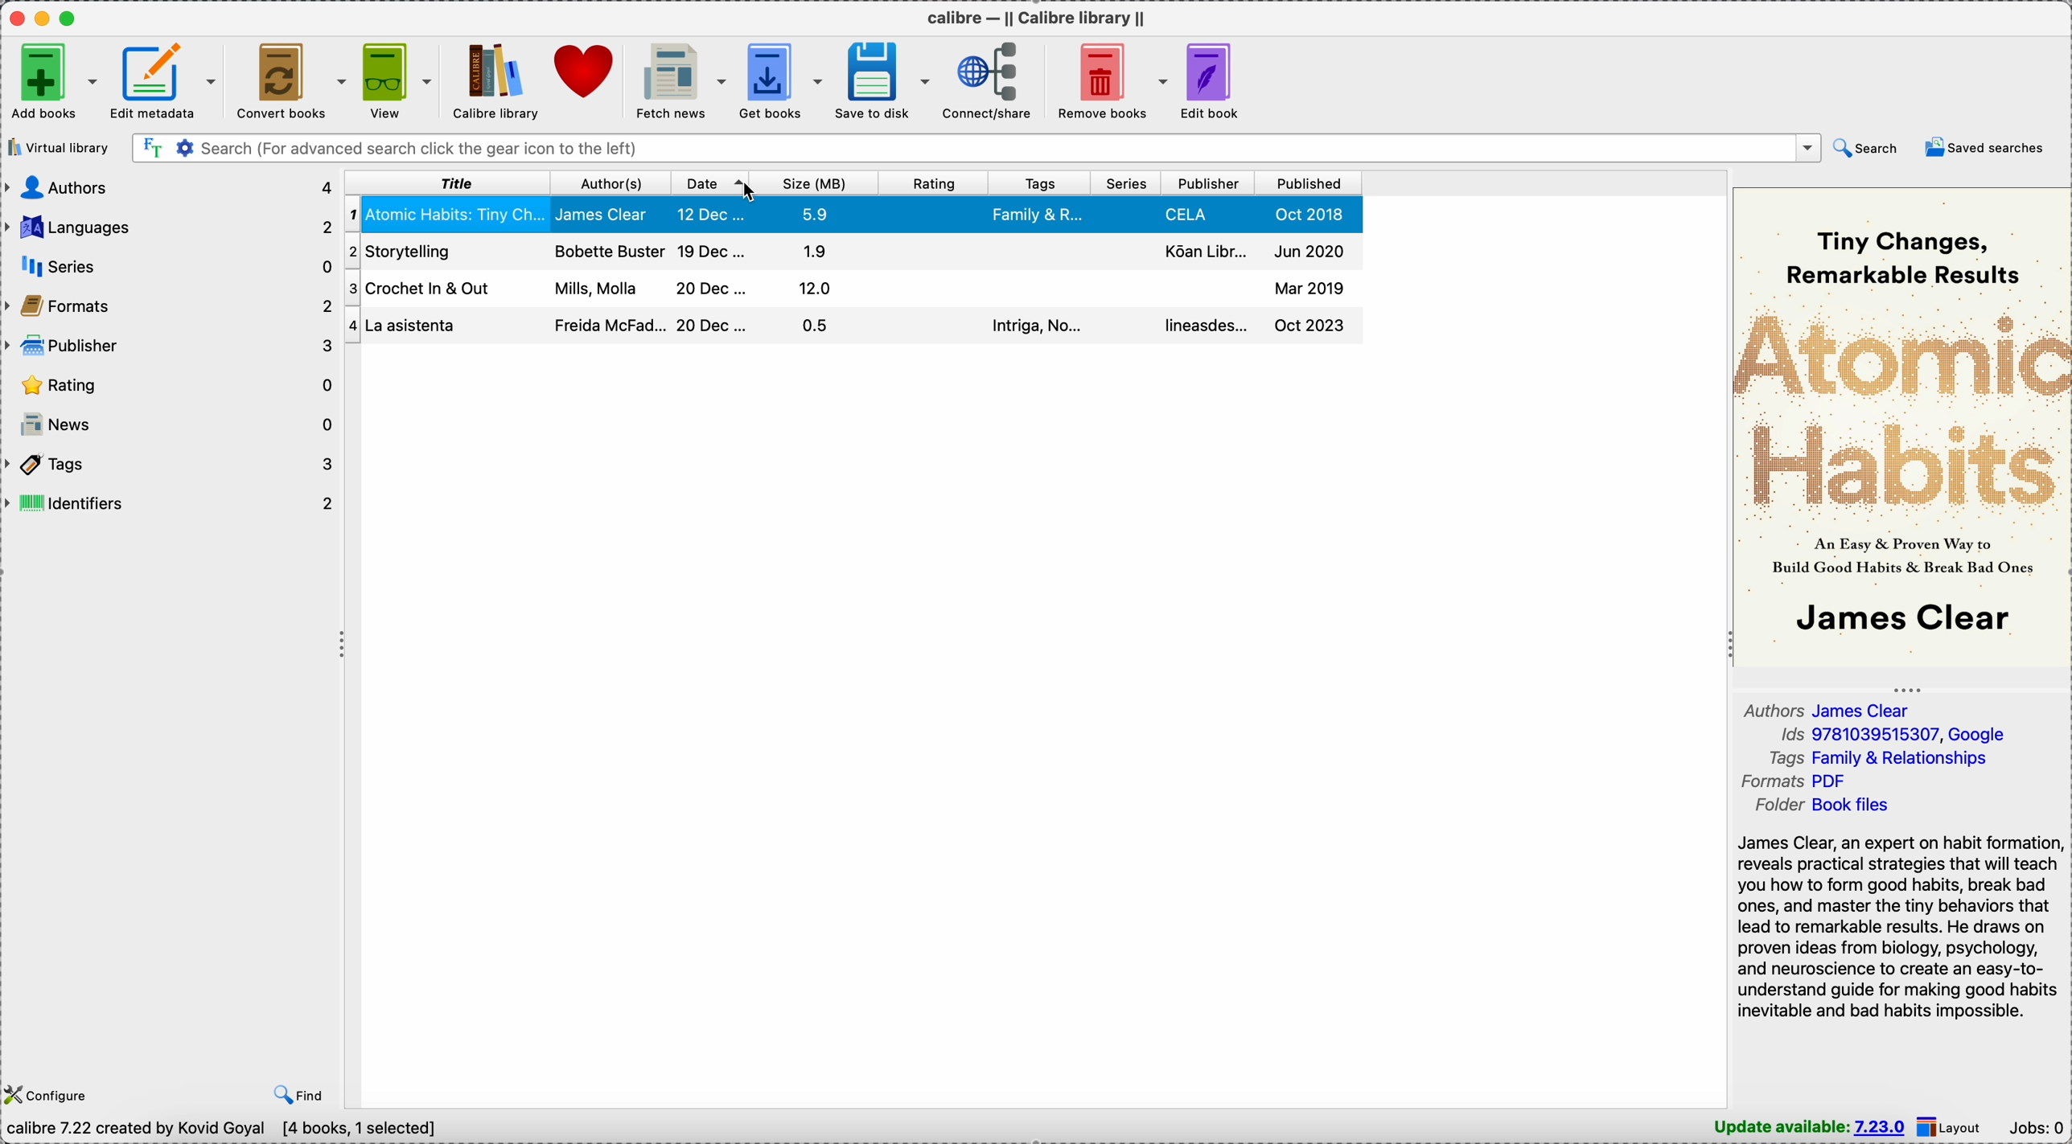 Image resolution: width=2072 pixels, height=1144 pixels. Describe the element at coordinates (171, 427) in the screenshot. I see `news` at that location.